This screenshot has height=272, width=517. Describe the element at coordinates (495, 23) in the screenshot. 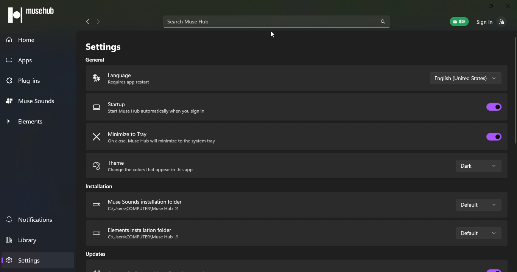

I see `Sign in` at that location.